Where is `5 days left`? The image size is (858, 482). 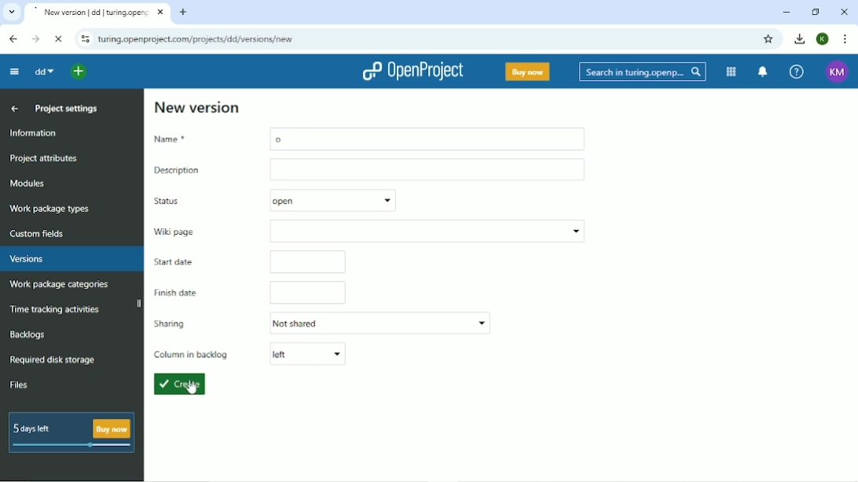 5 days left is located at coordinates (70, 433).